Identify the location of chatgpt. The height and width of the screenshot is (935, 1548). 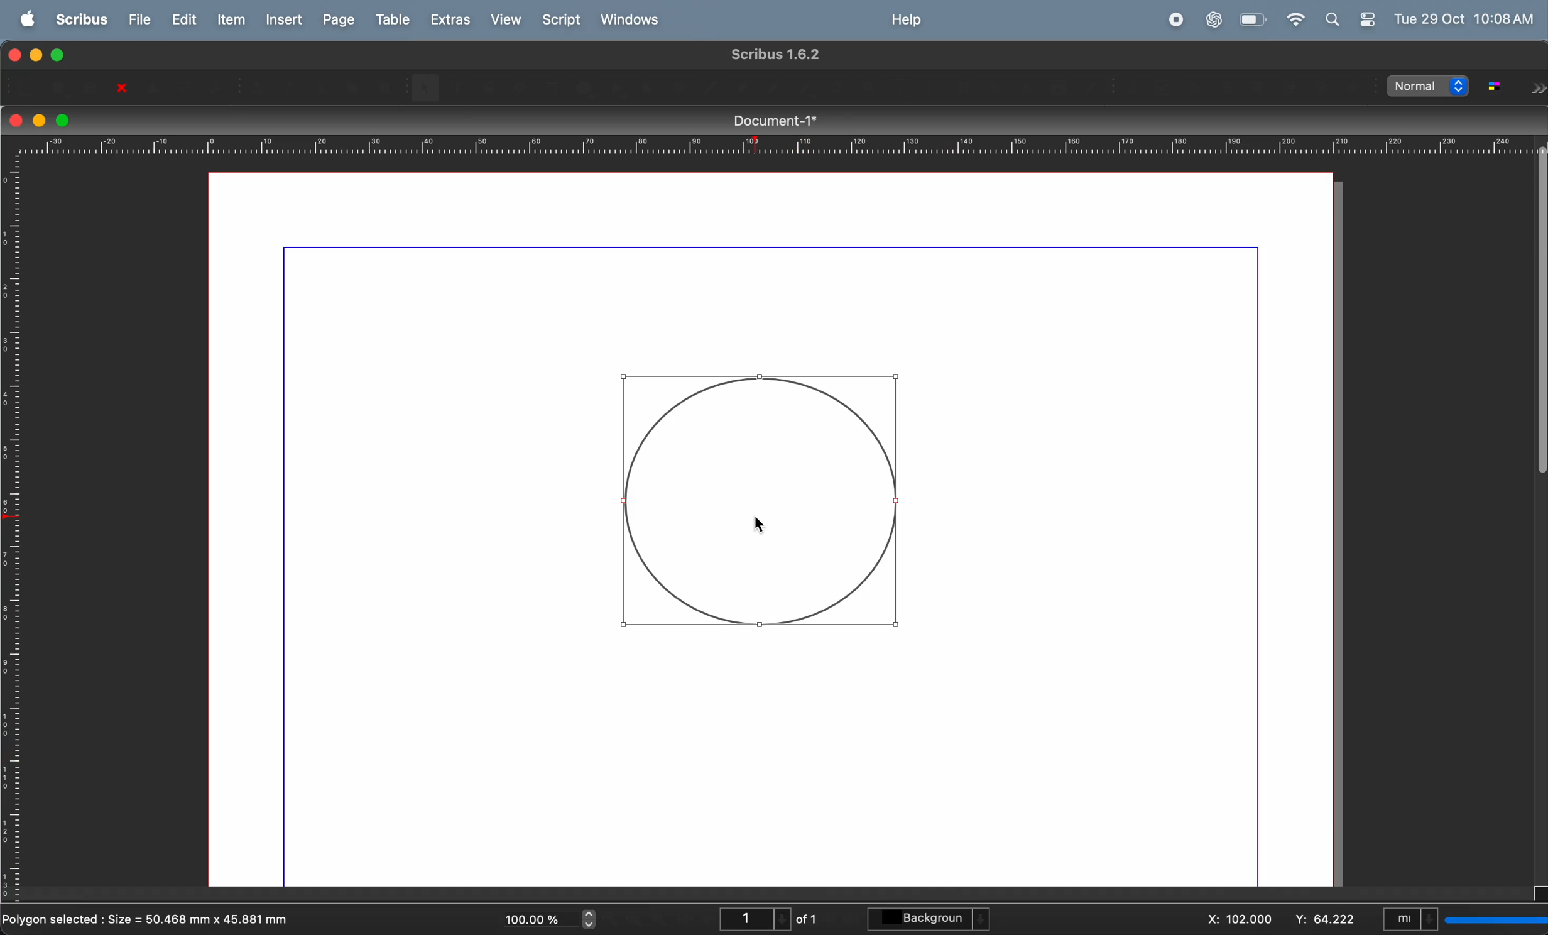
(1214, 20).